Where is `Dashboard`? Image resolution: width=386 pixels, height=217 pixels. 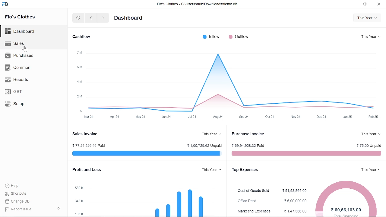 Dashboard is located at coordinates (130, 19).